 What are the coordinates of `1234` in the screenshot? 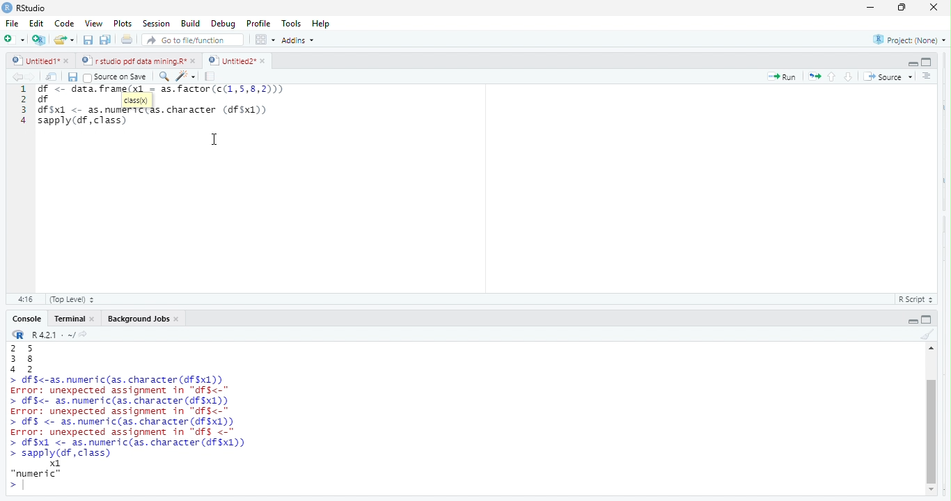 It's located at (18, 108).